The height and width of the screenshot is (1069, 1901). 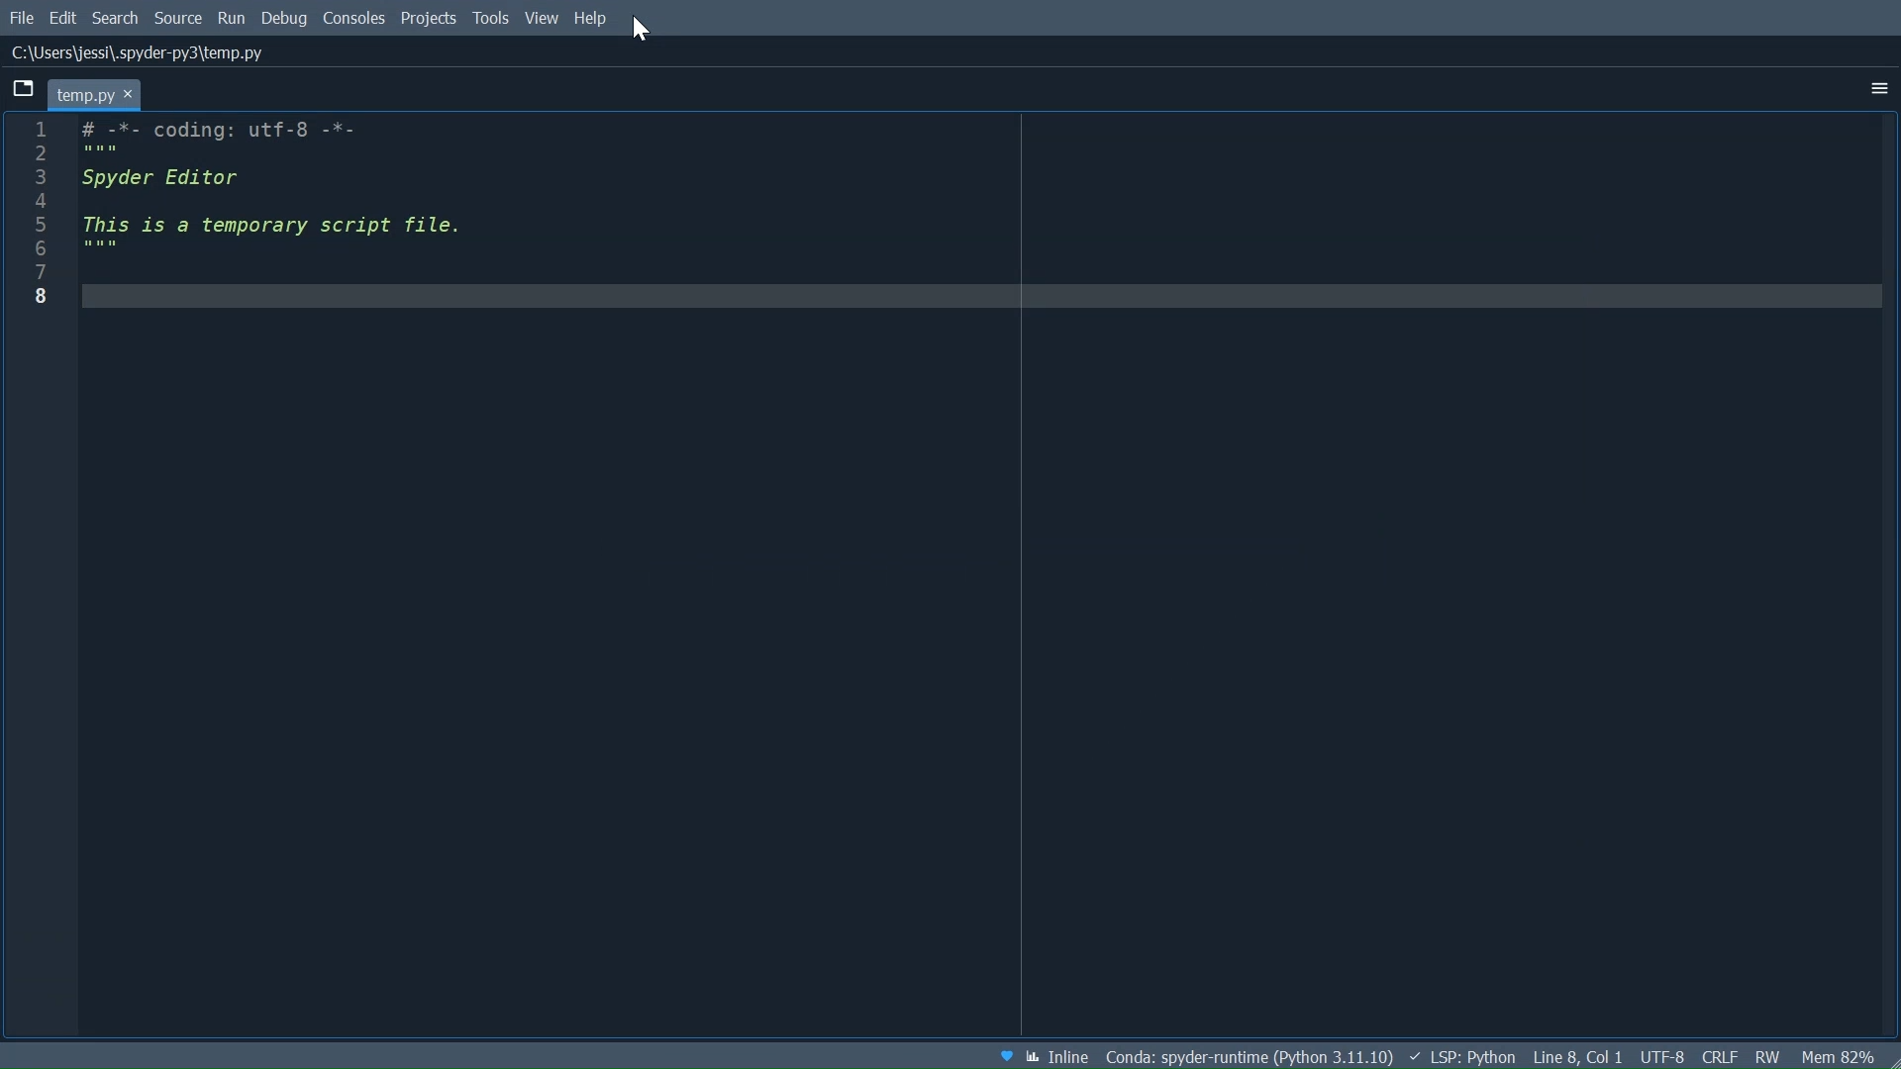 What do you see at coordinates (1581, 1057) in the screenshot?
I see `Cursor Position` at bounding box center [1581, 1057].